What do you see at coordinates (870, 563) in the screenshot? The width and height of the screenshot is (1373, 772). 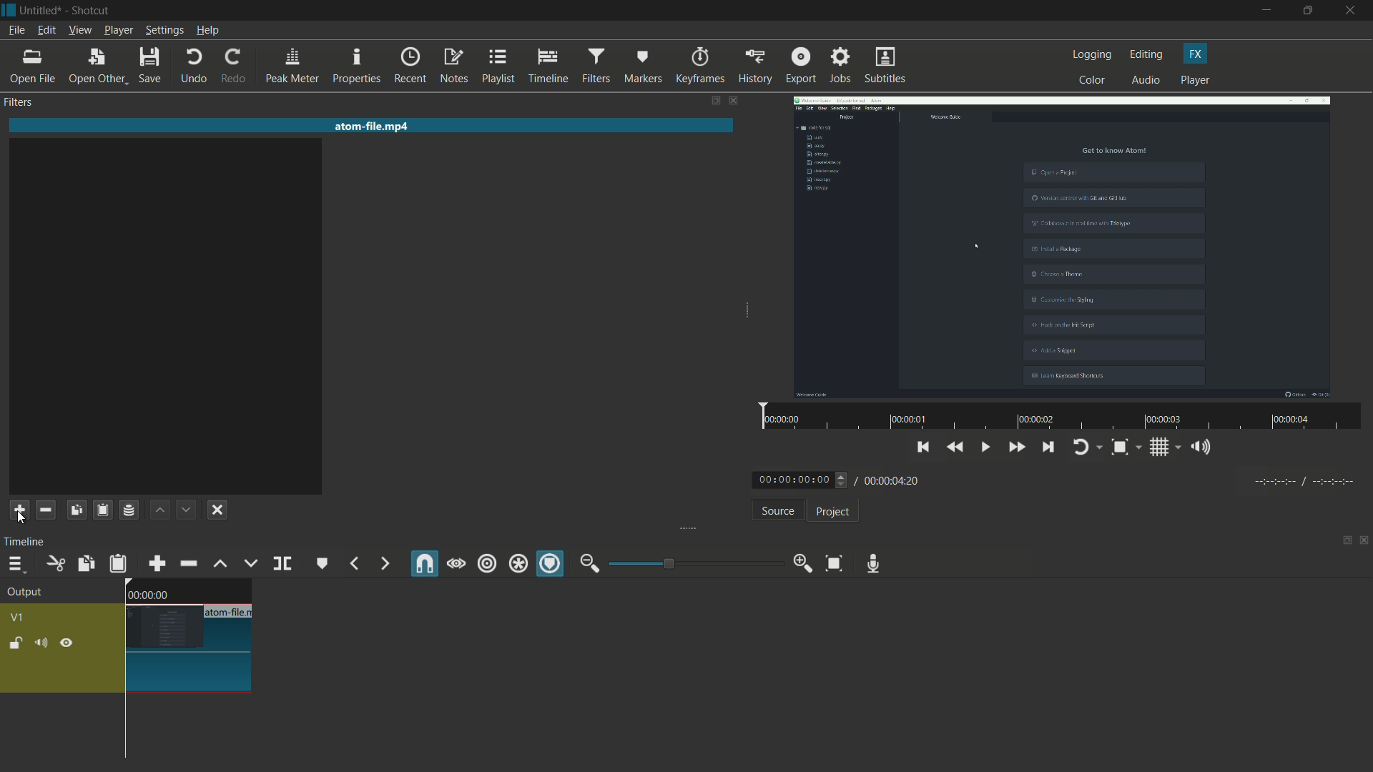 I see `record audio` at bounding box center [870, 563].